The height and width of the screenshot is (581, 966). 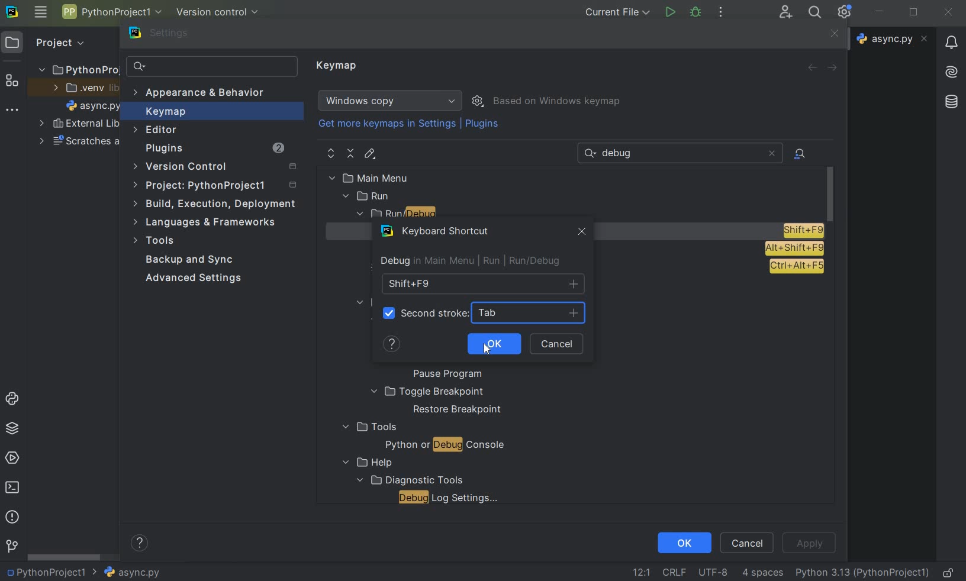 What do you see at coordinates (221, 13) in the screenshot?
I see `version control` at bounding box center [221, 13].